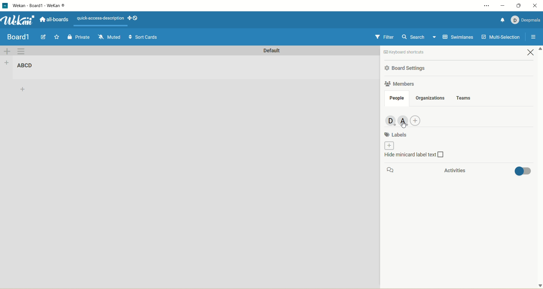 Image resolution: width=543 pixels, height=289 pixels. I want to click on close/open sidebar, so click(533, 38).